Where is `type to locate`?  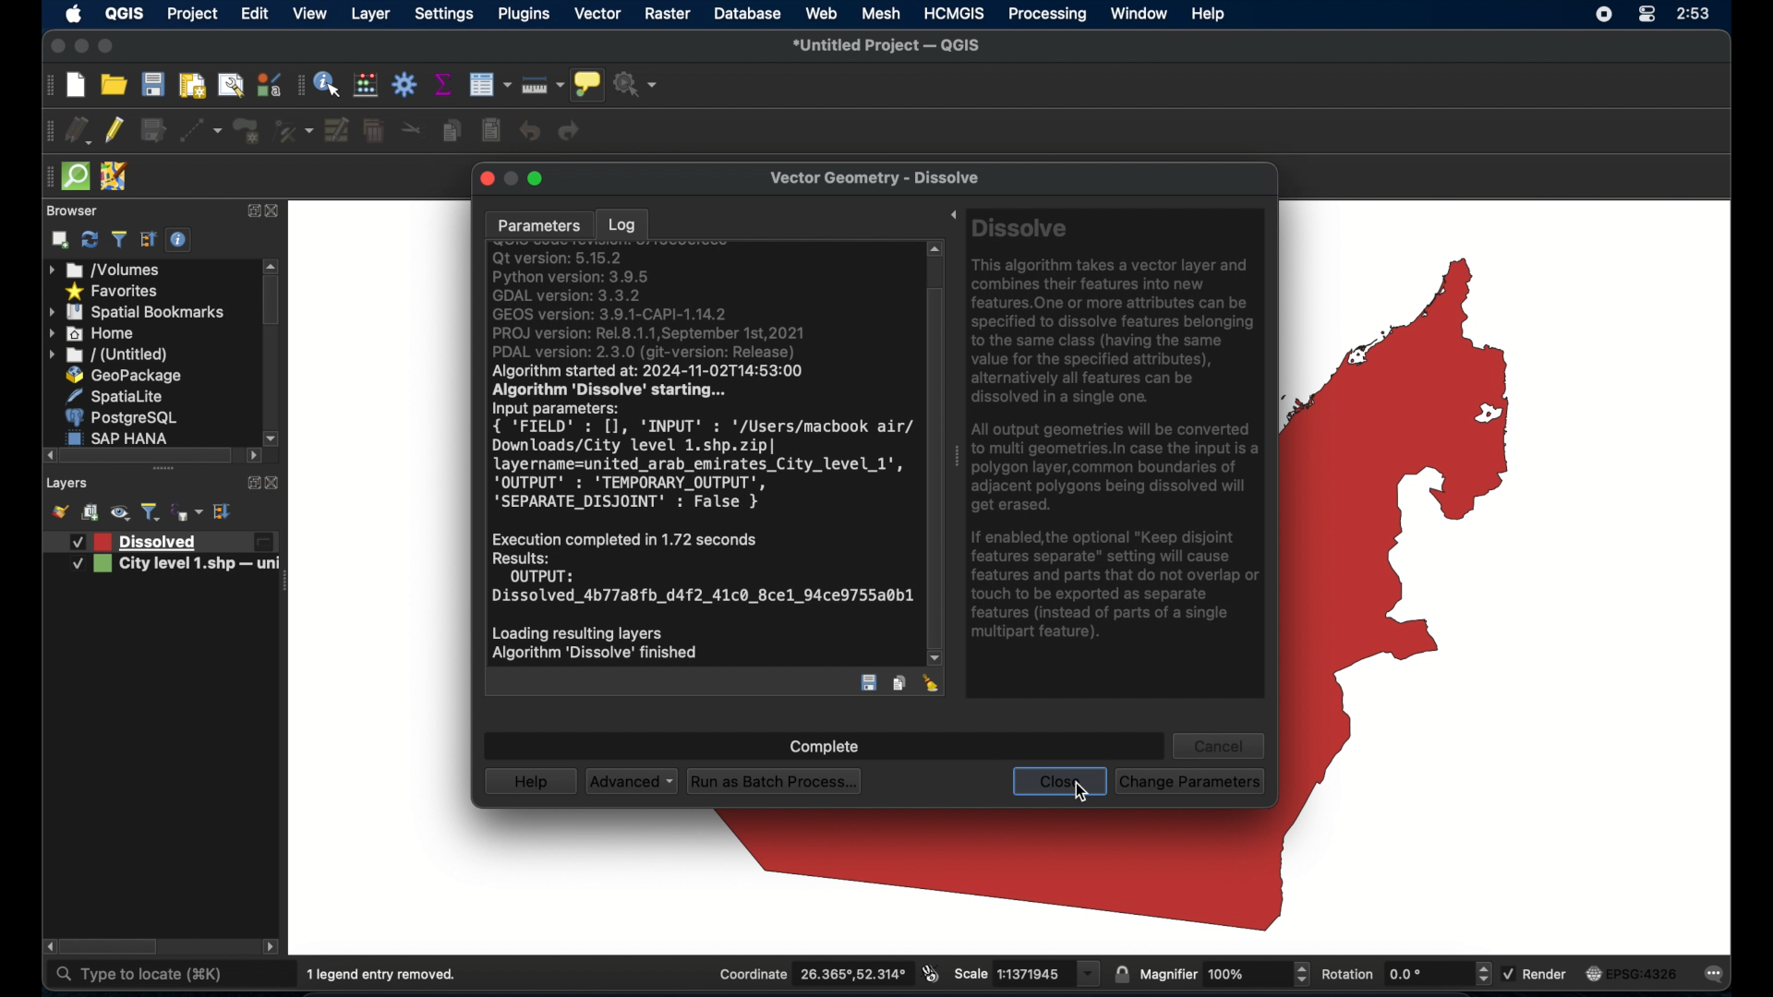
type to locate is located at coordinates (138, 975).